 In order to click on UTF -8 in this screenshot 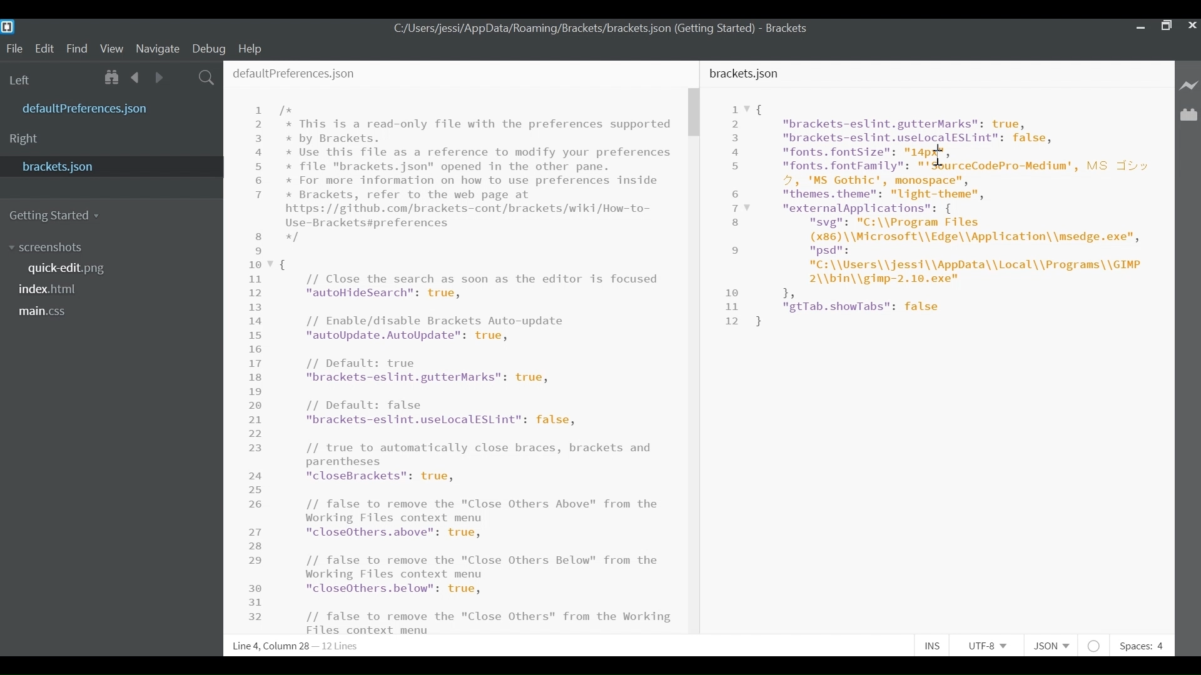, I will do `click(992, 646)`.